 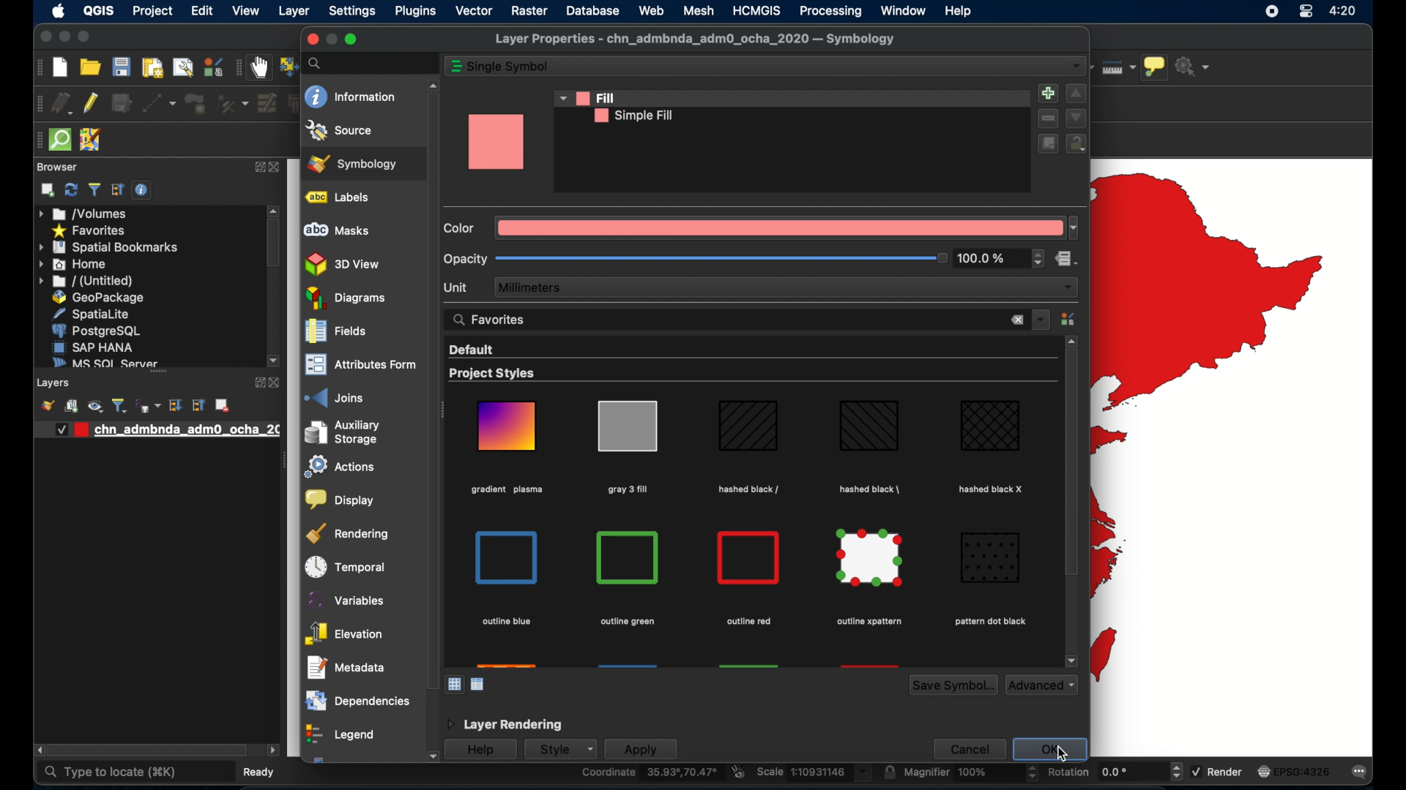 What do you see at coordinates (1063, 752) in the screenshot?
I see `cursor` at bounding box center [1063, 752].